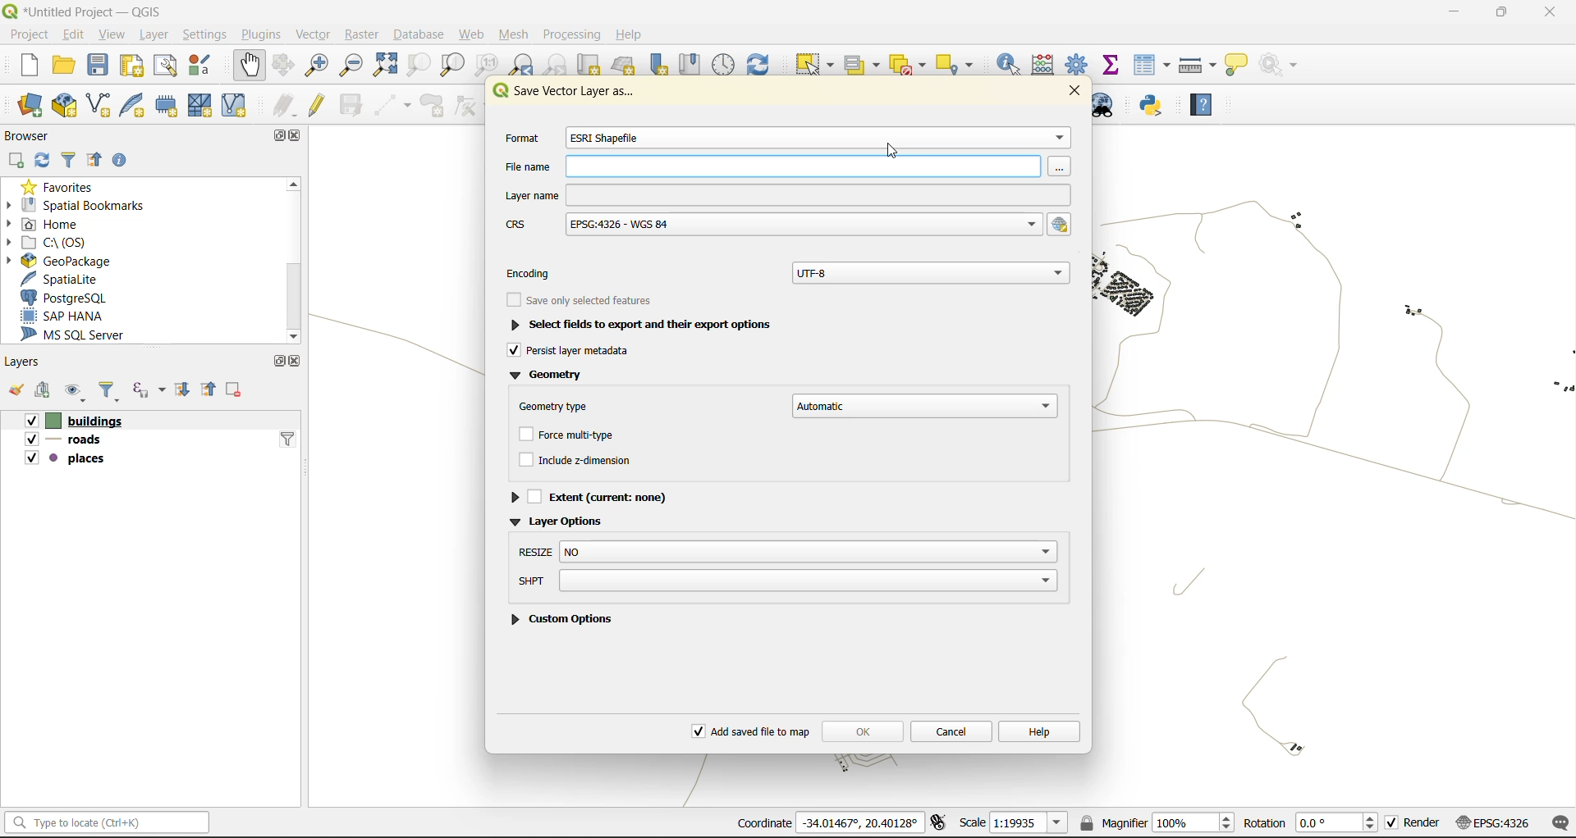 This screenshot has width=1576, height=838. What do you see at coordinates (134, 66) in the screenshot?
I see `print layout` at bounding box center [134, 66].